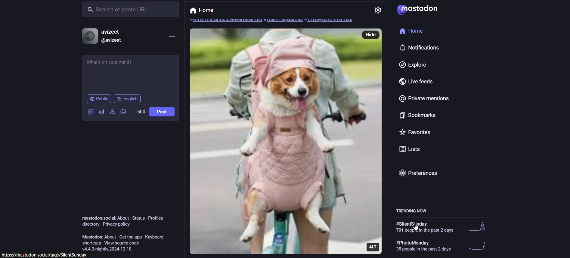  Describe the element at coordinates (118, 225) in the screenshot. I see `privacy policy` at that location.